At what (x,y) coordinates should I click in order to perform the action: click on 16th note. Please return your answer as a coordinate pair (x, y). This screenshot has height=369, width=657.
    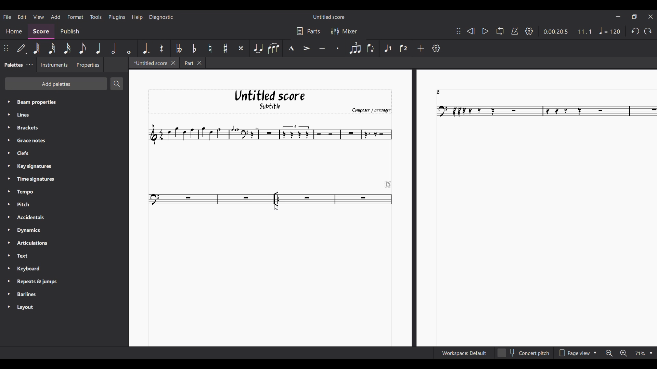
    Looking at the image, I should click on (67, 48).